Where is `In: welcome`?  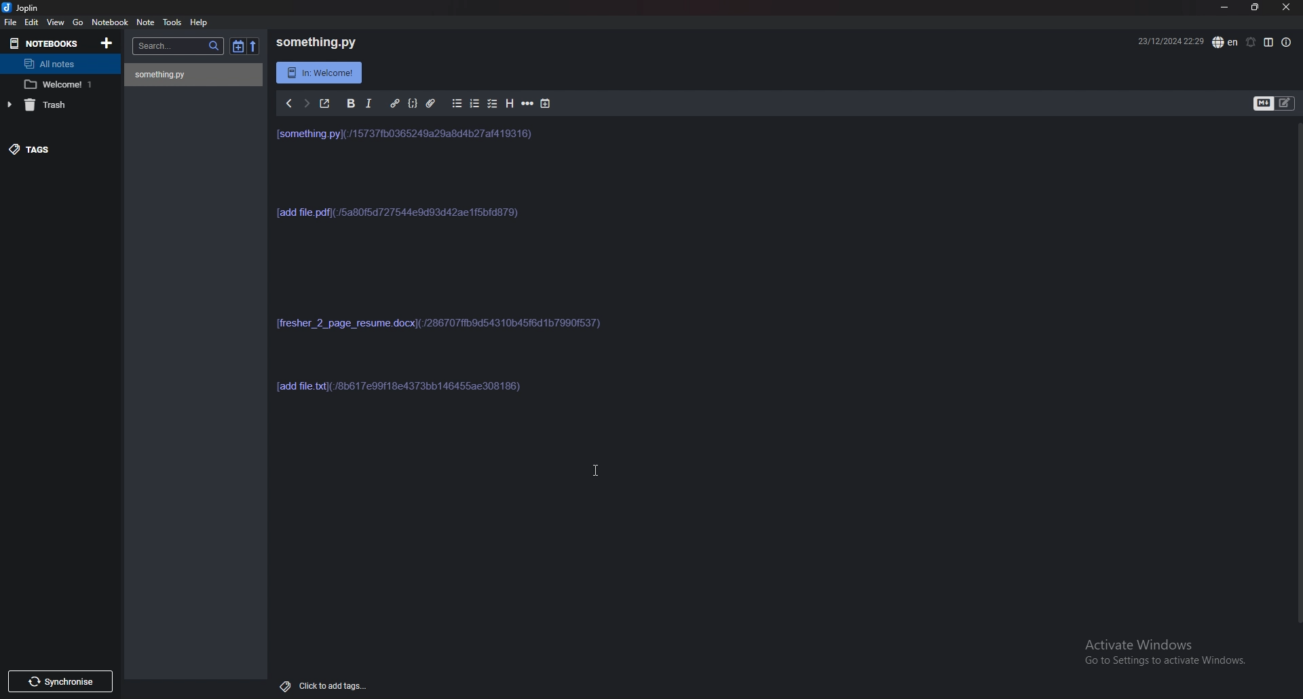
In: welcome is located at coordinates (320, 72).